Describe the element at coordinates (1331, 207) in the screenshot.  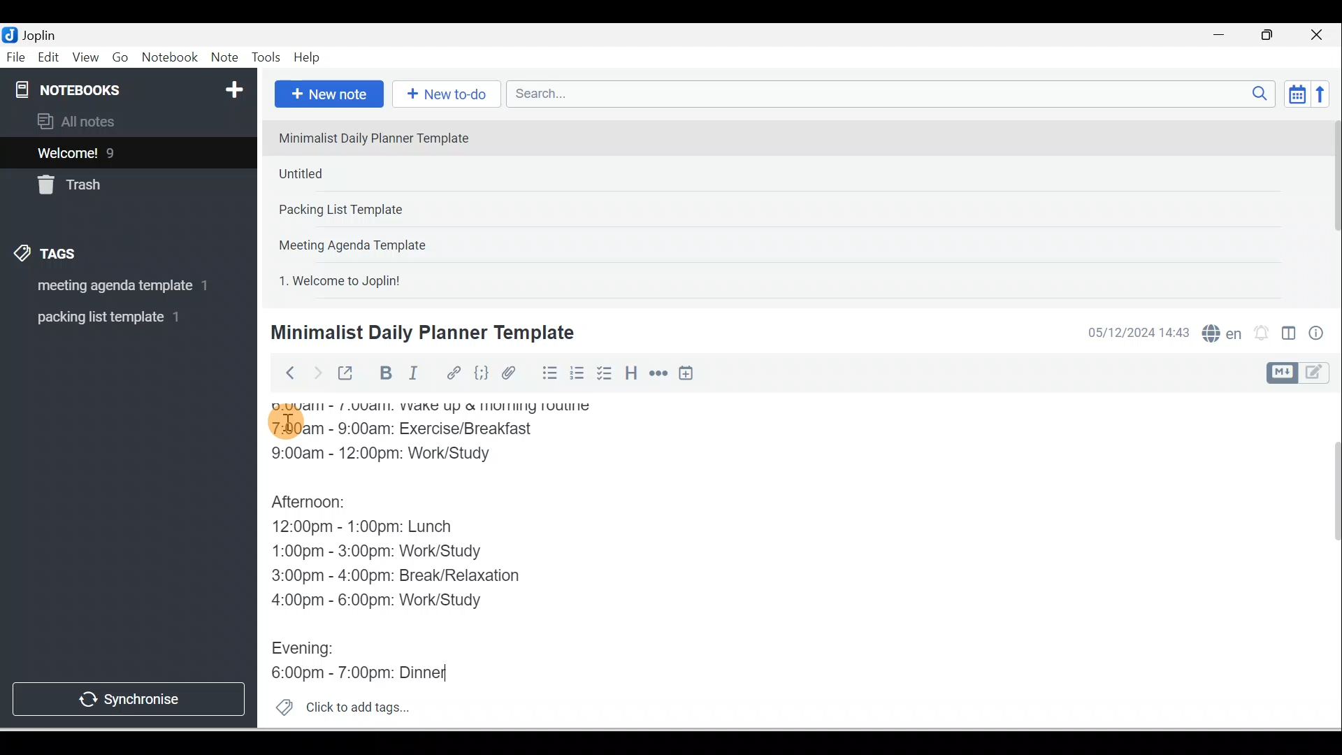
I see `Scroll bar` at that location.